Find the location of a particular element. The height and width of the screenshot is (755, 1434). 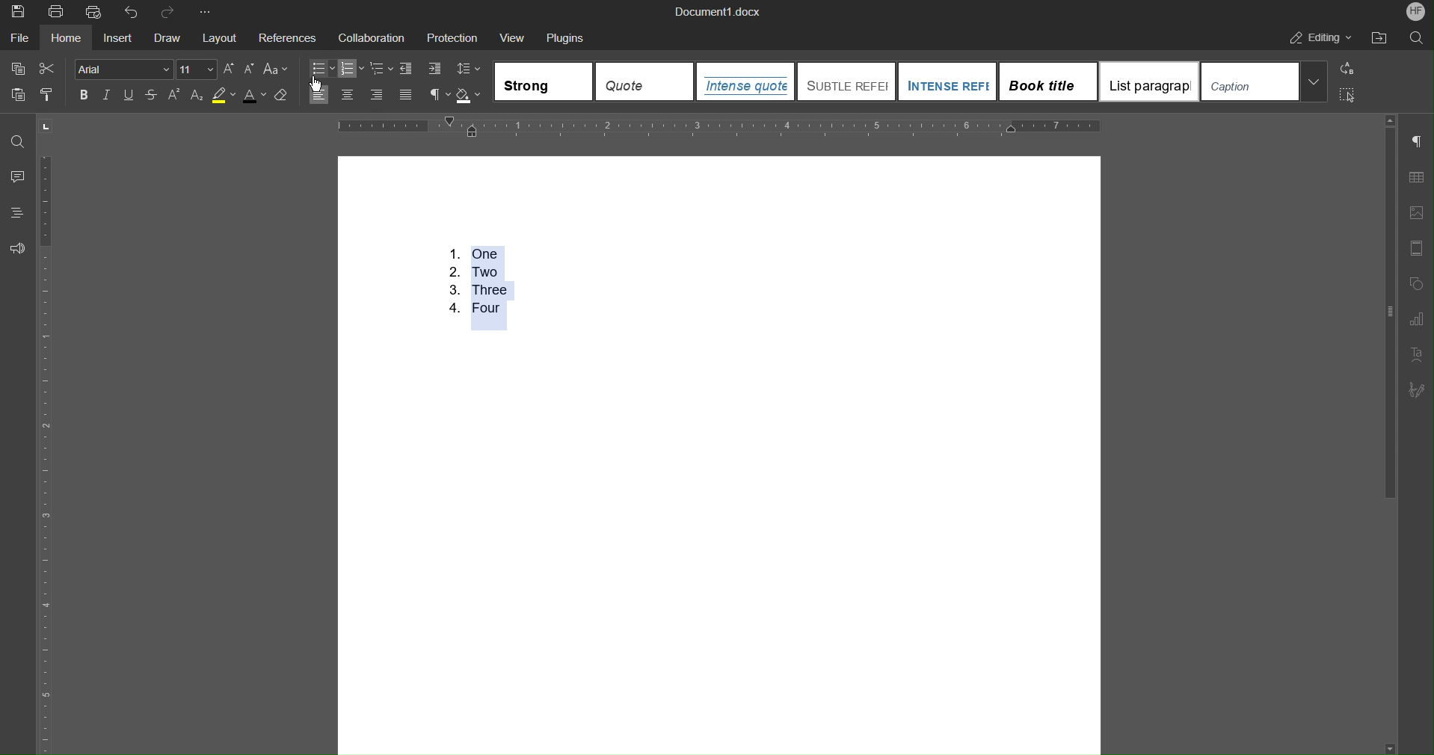

File is located at coordinates (19, 37).